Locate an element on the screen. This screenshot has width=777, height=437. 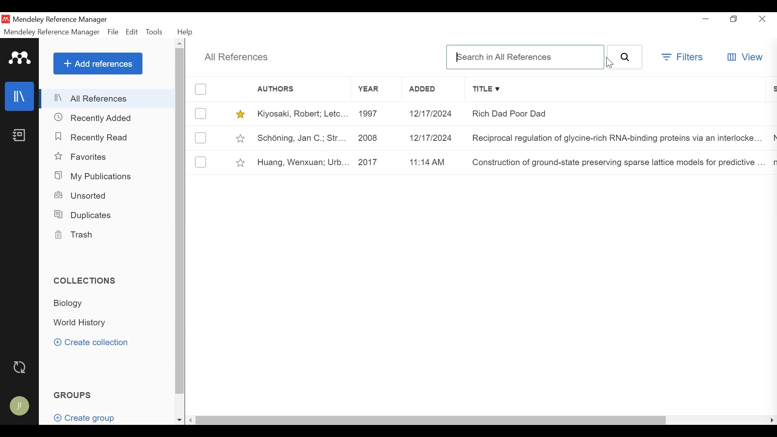
Construction of ground-state preserving sparse lattice models for predictive is located at coordinates (616, 163).